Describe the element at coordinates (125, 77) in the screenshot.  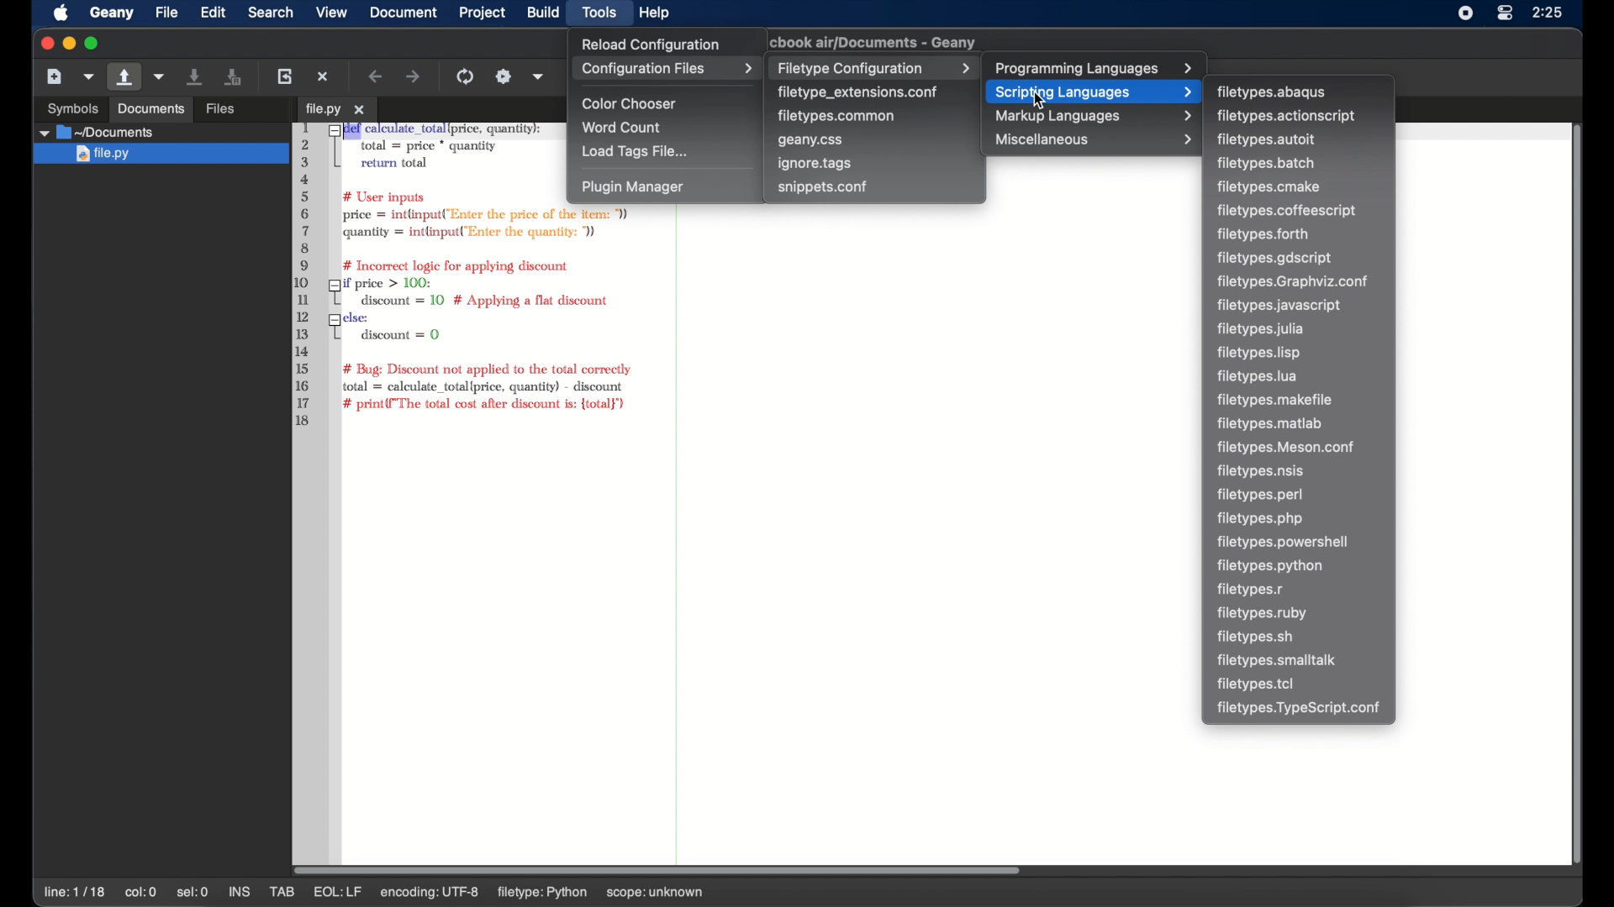
I see `open an existing file` at that location.